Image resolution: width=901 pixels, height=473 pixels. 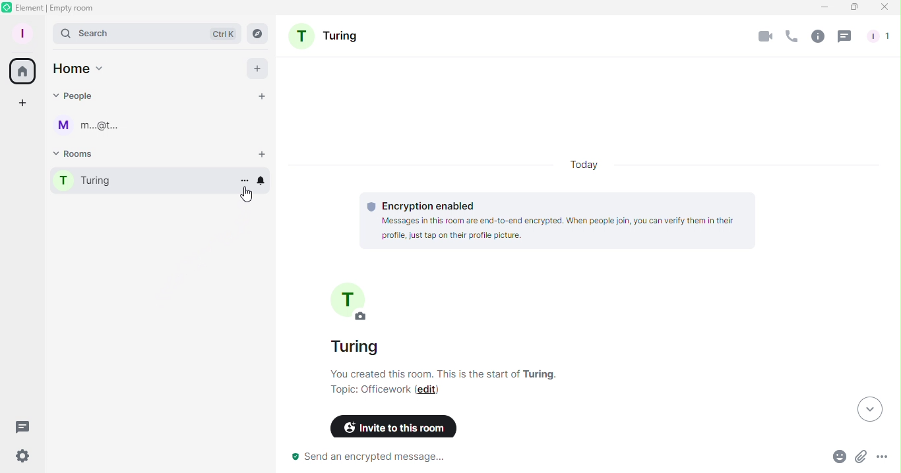 What do you see at coordinates (823, 11) in the screenshot?
I see `Minimize` at bounding box center [823, 11].